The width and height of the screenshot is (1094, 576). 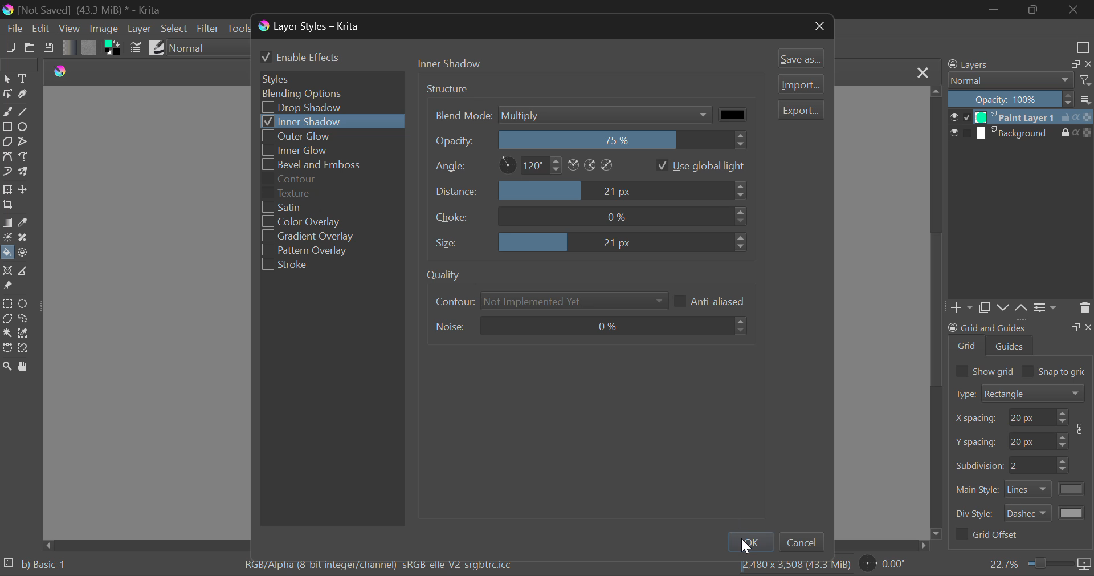 What do you see at coordinates (23, 110) in the screenshot?
I see `Line` at bounding box center [23, 110].